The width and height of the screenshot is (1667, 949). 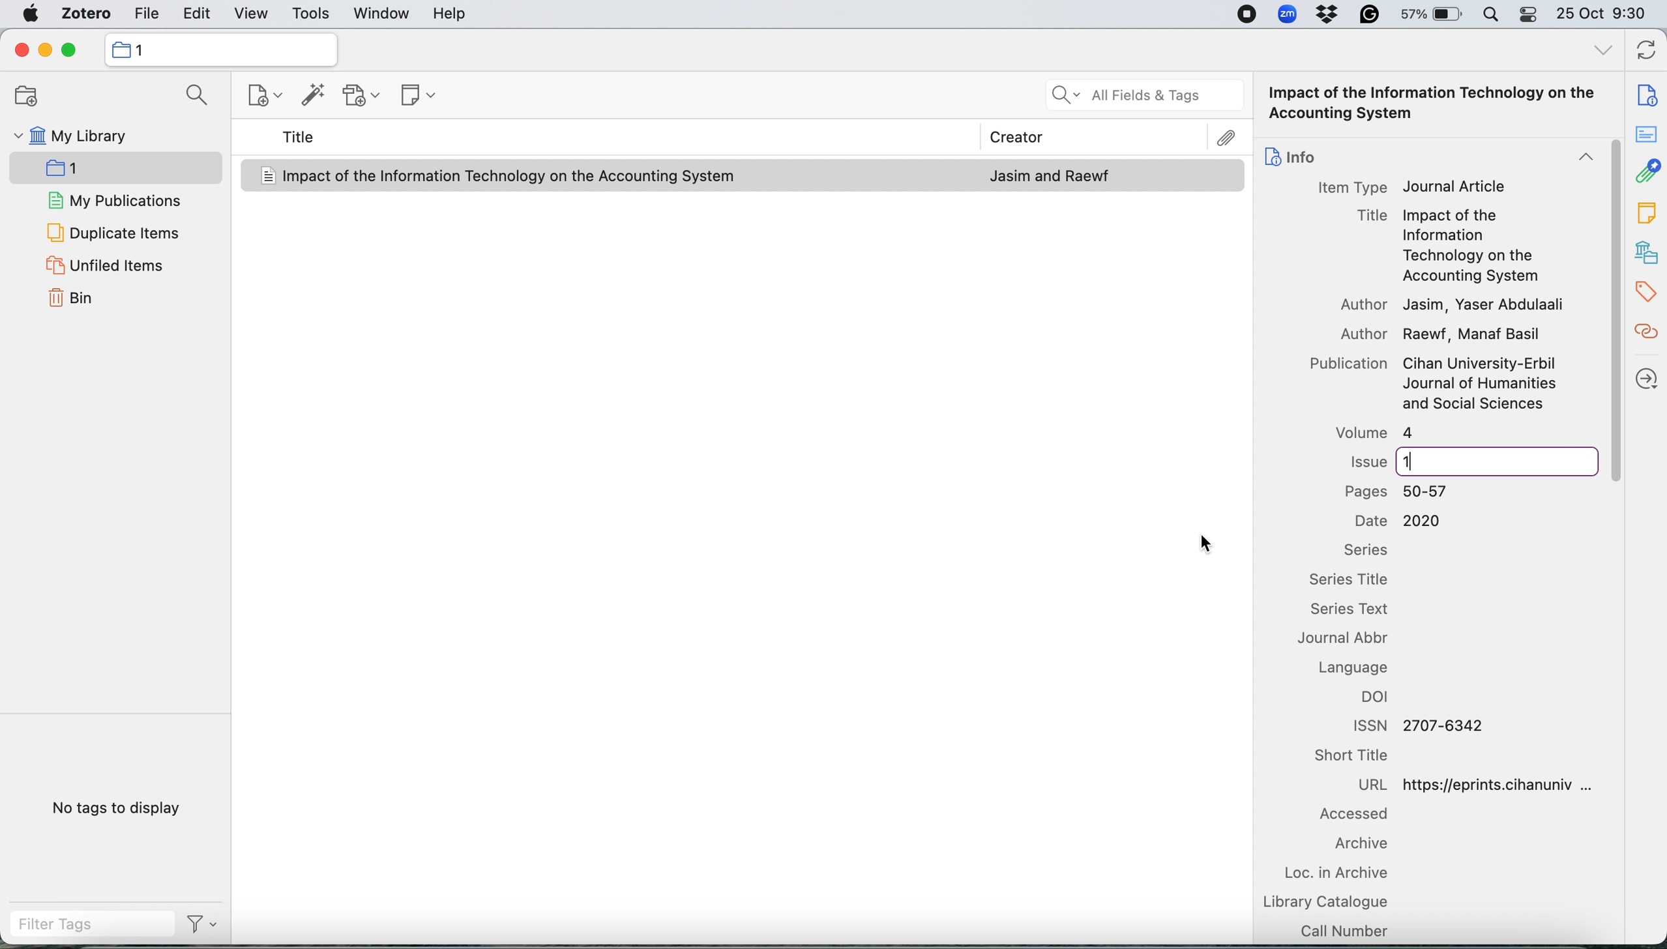 I want to click on collection, so click(x=88, y=166).